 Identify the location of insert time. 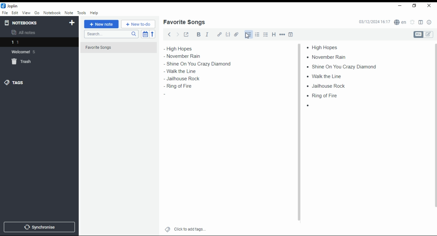
(291, 34).